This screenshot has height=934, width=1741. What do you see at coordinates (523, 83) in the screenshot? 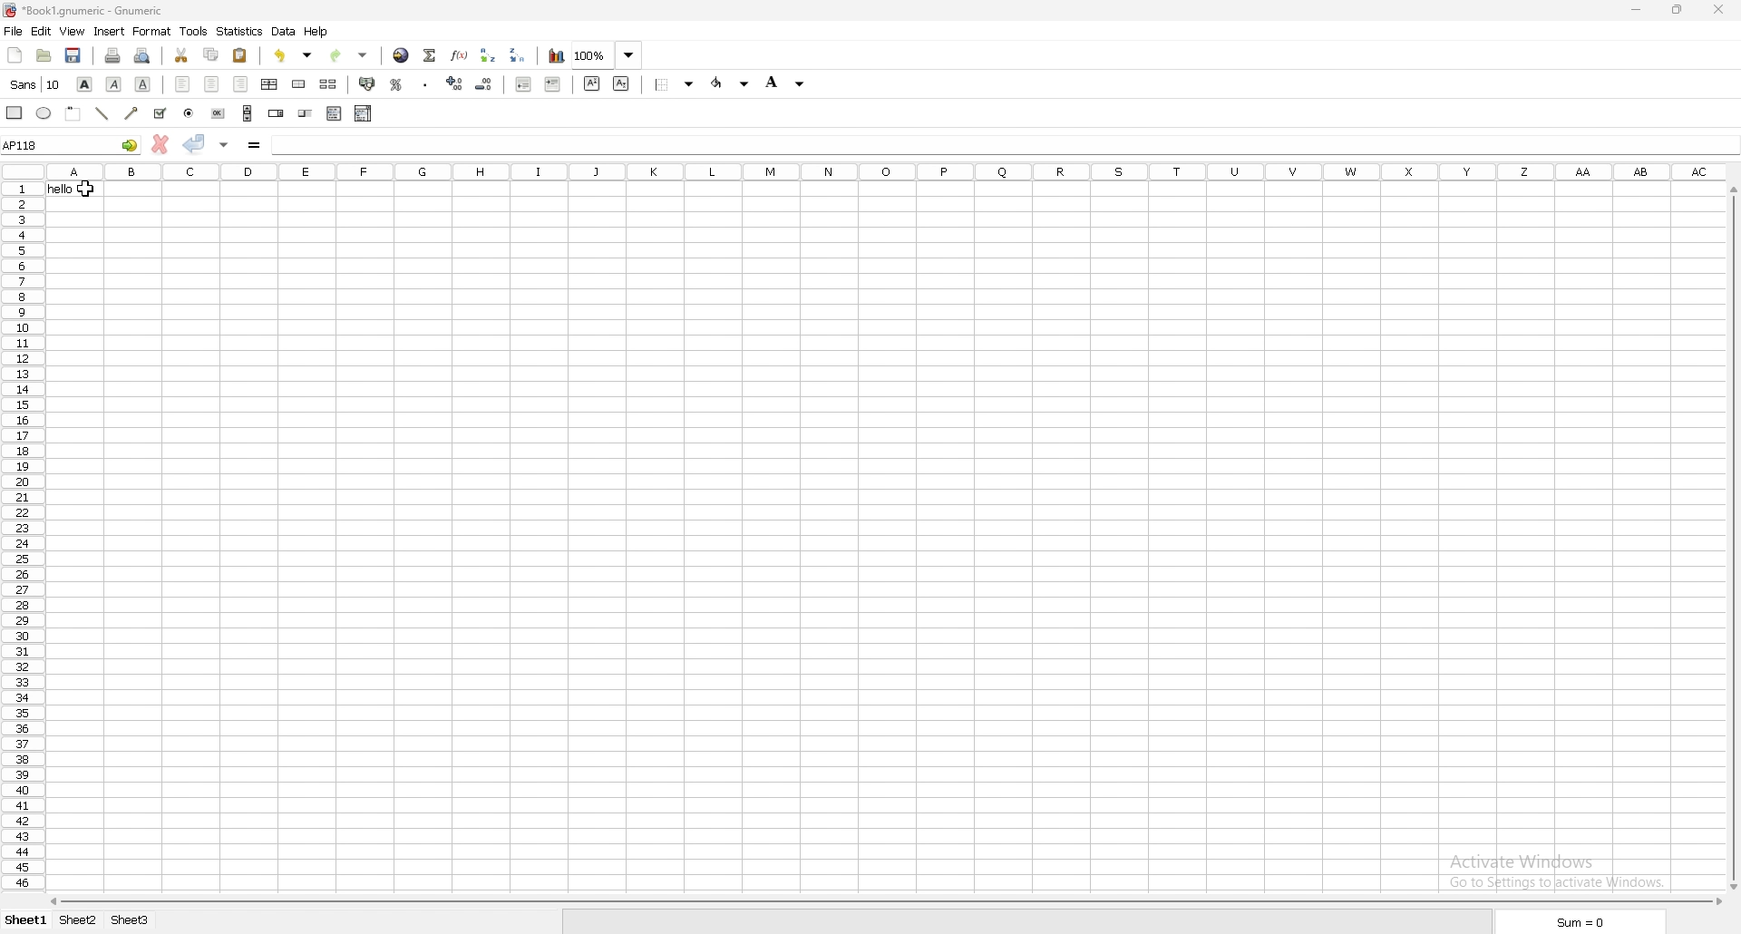
I see `decrease indent` at bounding box center [523, 83].